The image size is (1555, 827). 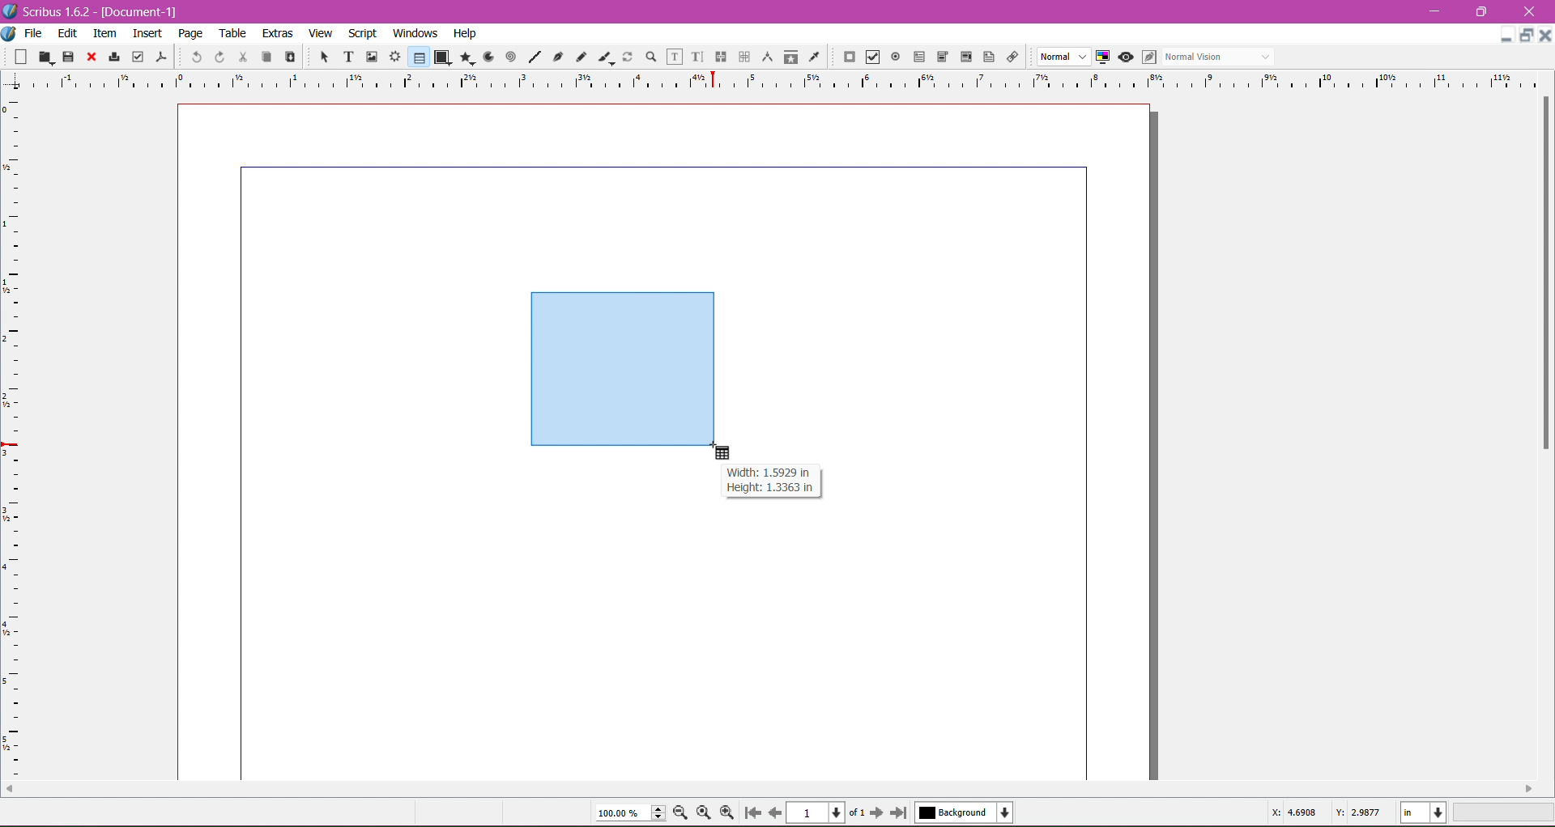 What do you see at coordinates (465, 34) in the screenshot?
I see `Help` at bounding box center [465, 34].